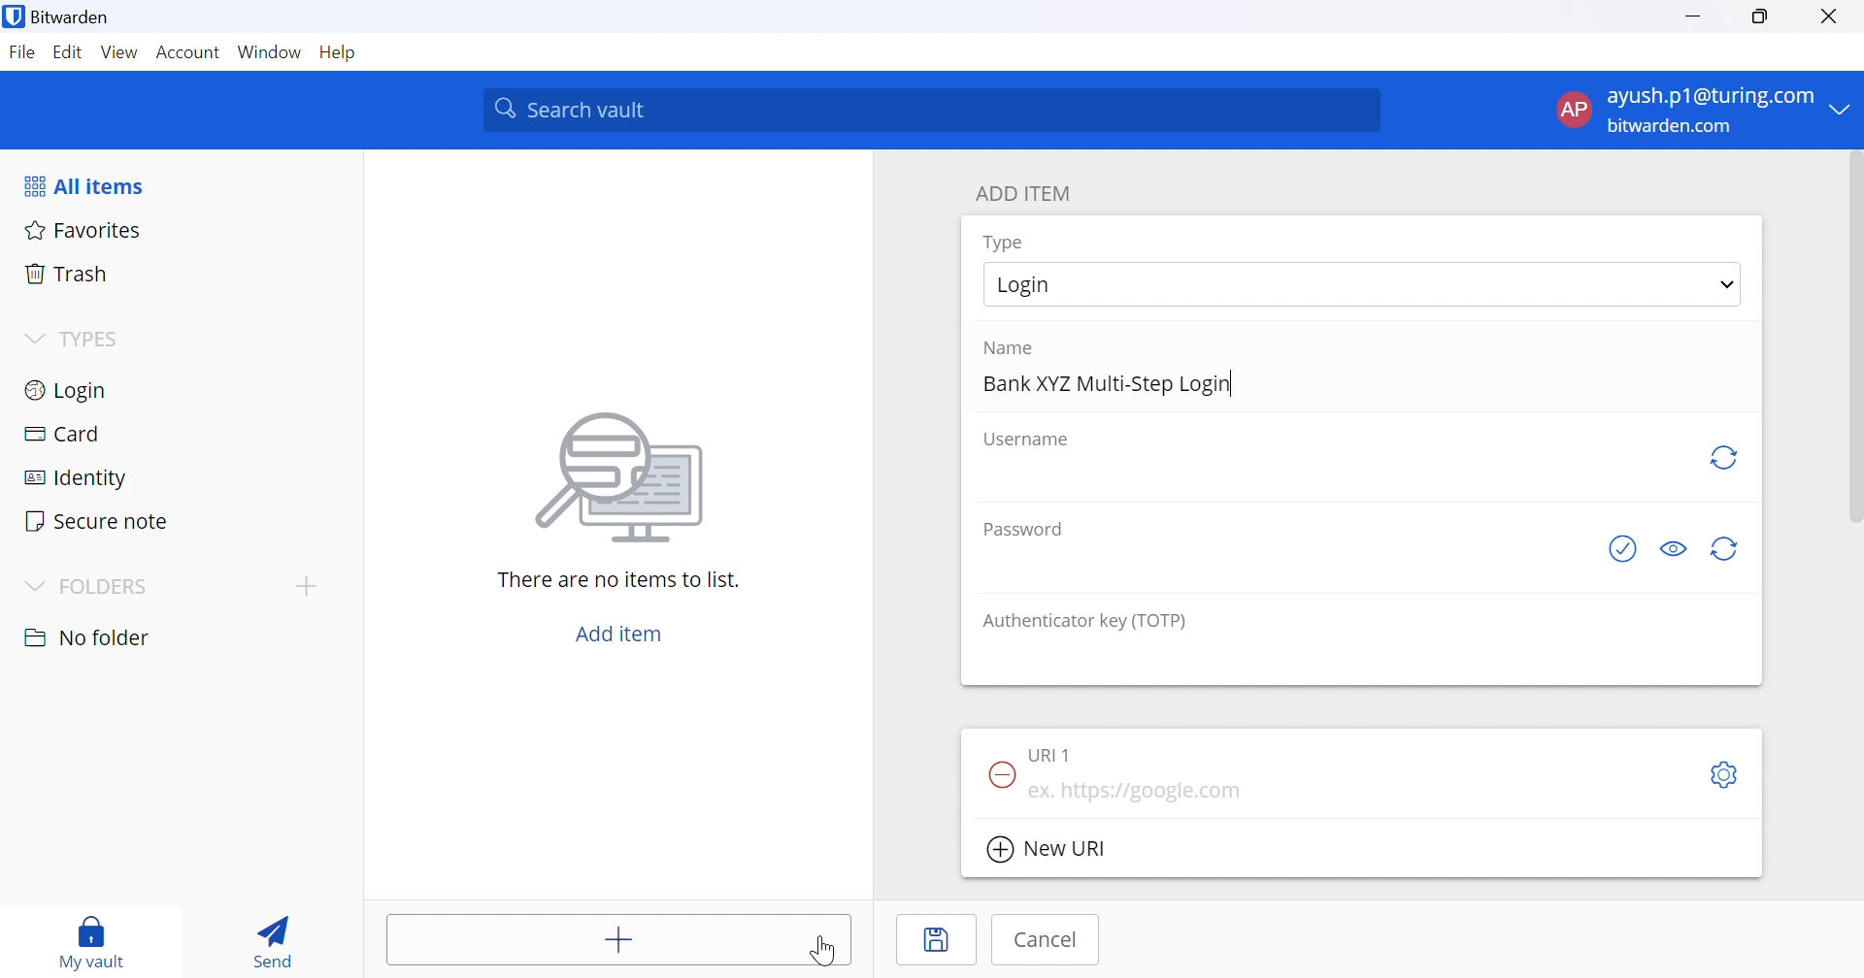 Image resolution: width=1864 pixels, height=978 pixels. What do you see at coordinates (69, 388) in the screenshot?
I see `Login` at bounding box center [69, 388].